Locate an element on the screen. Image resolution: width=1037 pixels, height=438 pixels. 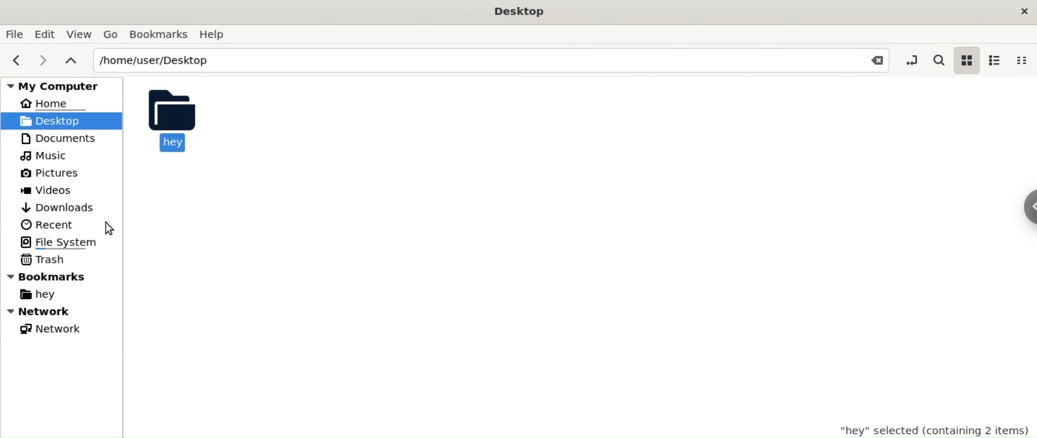
close is located at coordinates (1024, 12).